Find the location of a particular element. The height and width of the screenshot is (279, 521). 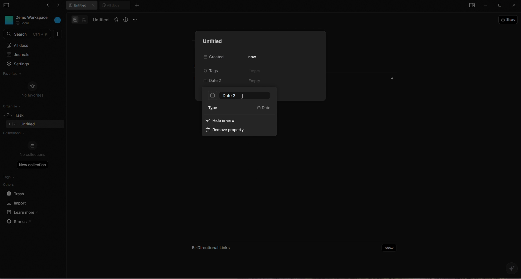

Created is located at coordinates (213, 57).